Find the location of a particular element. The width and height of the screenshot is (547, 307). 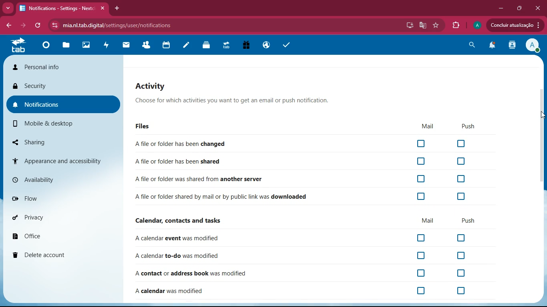

gift is located at coordinates (247, 46).